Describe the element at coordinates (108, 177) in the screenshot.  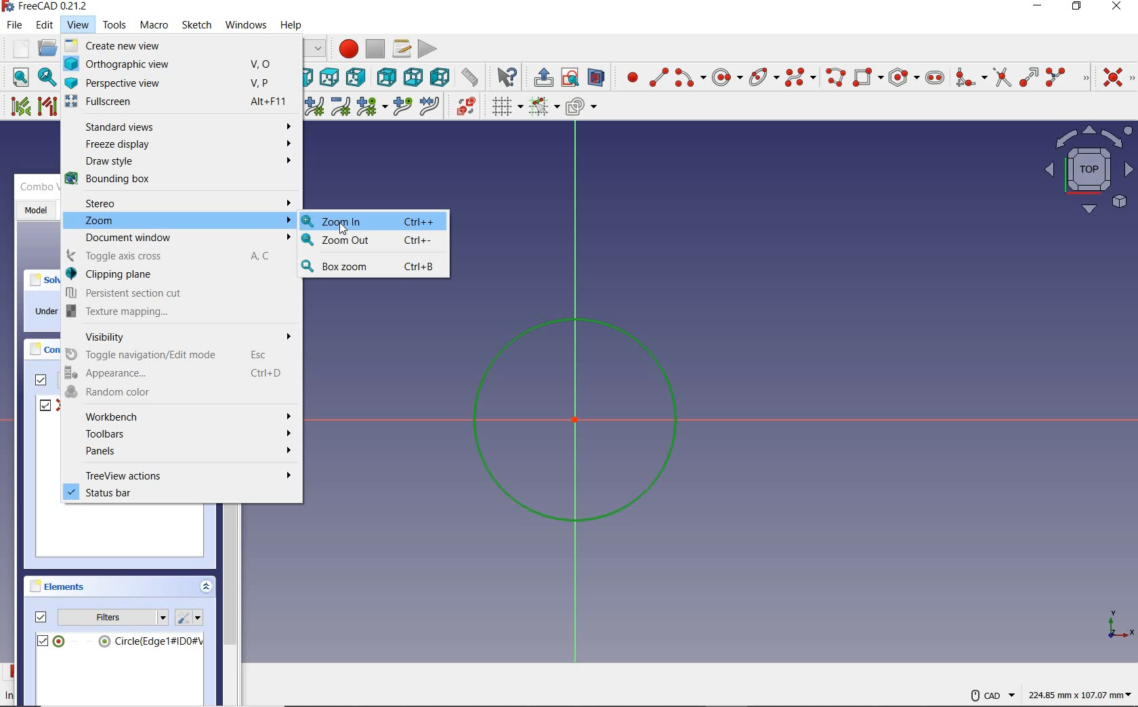
I see `Bounding box` at that location.